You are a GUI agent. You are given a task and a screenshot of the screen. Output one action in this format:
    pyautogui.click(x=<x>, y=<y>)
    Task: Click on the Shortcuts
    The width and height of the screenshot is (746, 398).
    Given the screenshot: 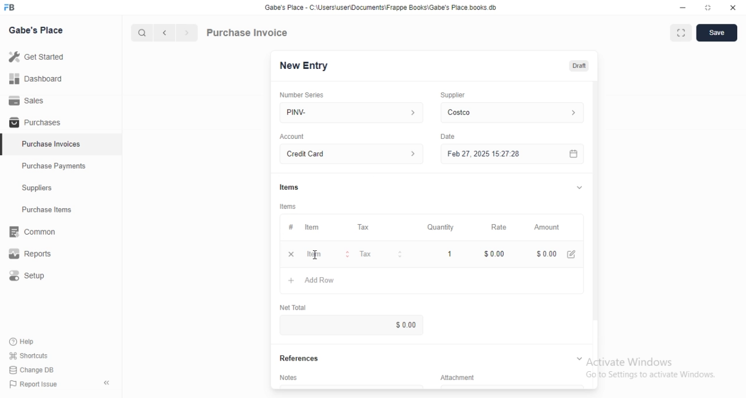 What is the action you would take?
    pyautogui.click(x=29, y=355)
    